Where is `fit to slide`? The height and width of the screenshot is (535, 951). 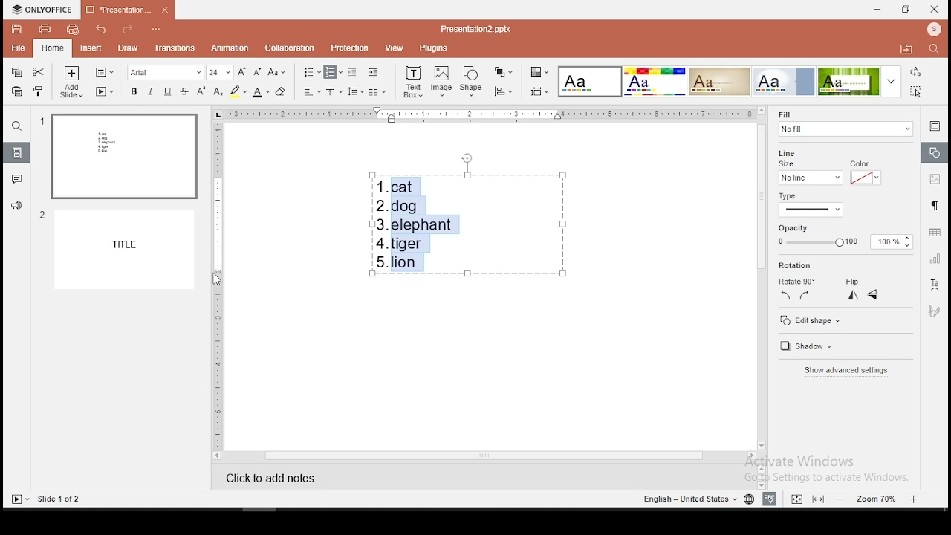
fit to slide is located at coordinates (817, 499).